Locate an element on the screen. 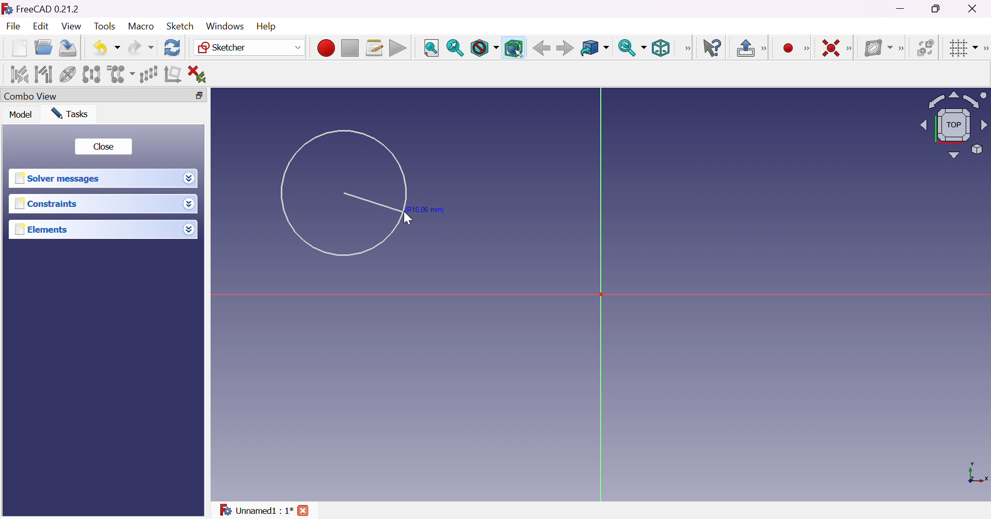  Execute macro is located at coordinates (398, 50).